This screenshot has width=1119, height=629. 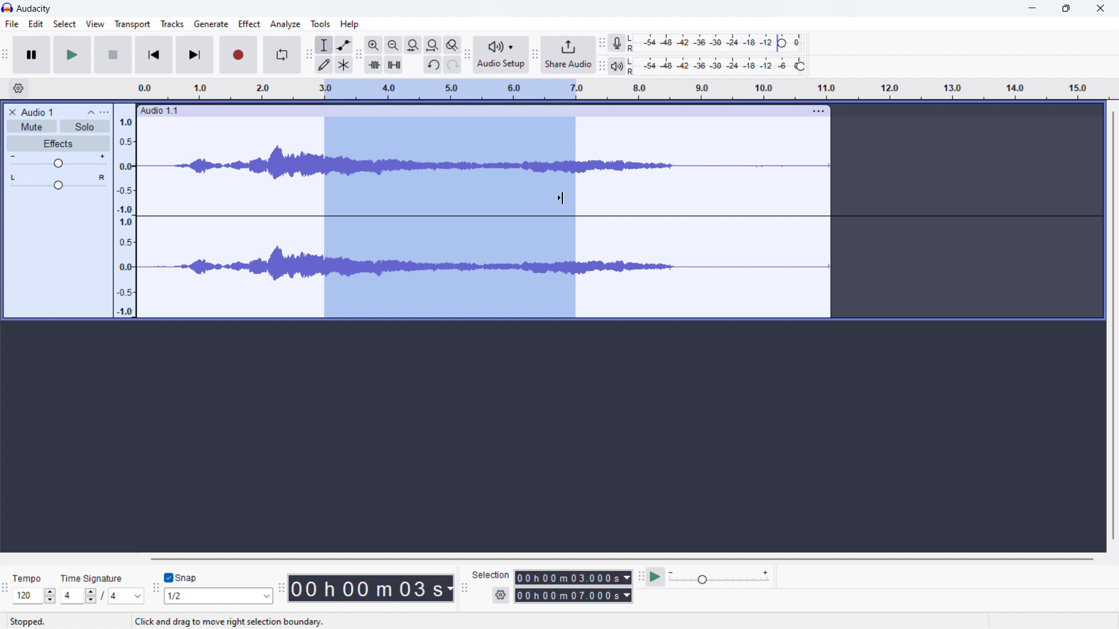 What do you see at coordinates (573, 578) in the screenshot?
I see `00 h 00 m 03.000s` at bounding box center [573, 578].